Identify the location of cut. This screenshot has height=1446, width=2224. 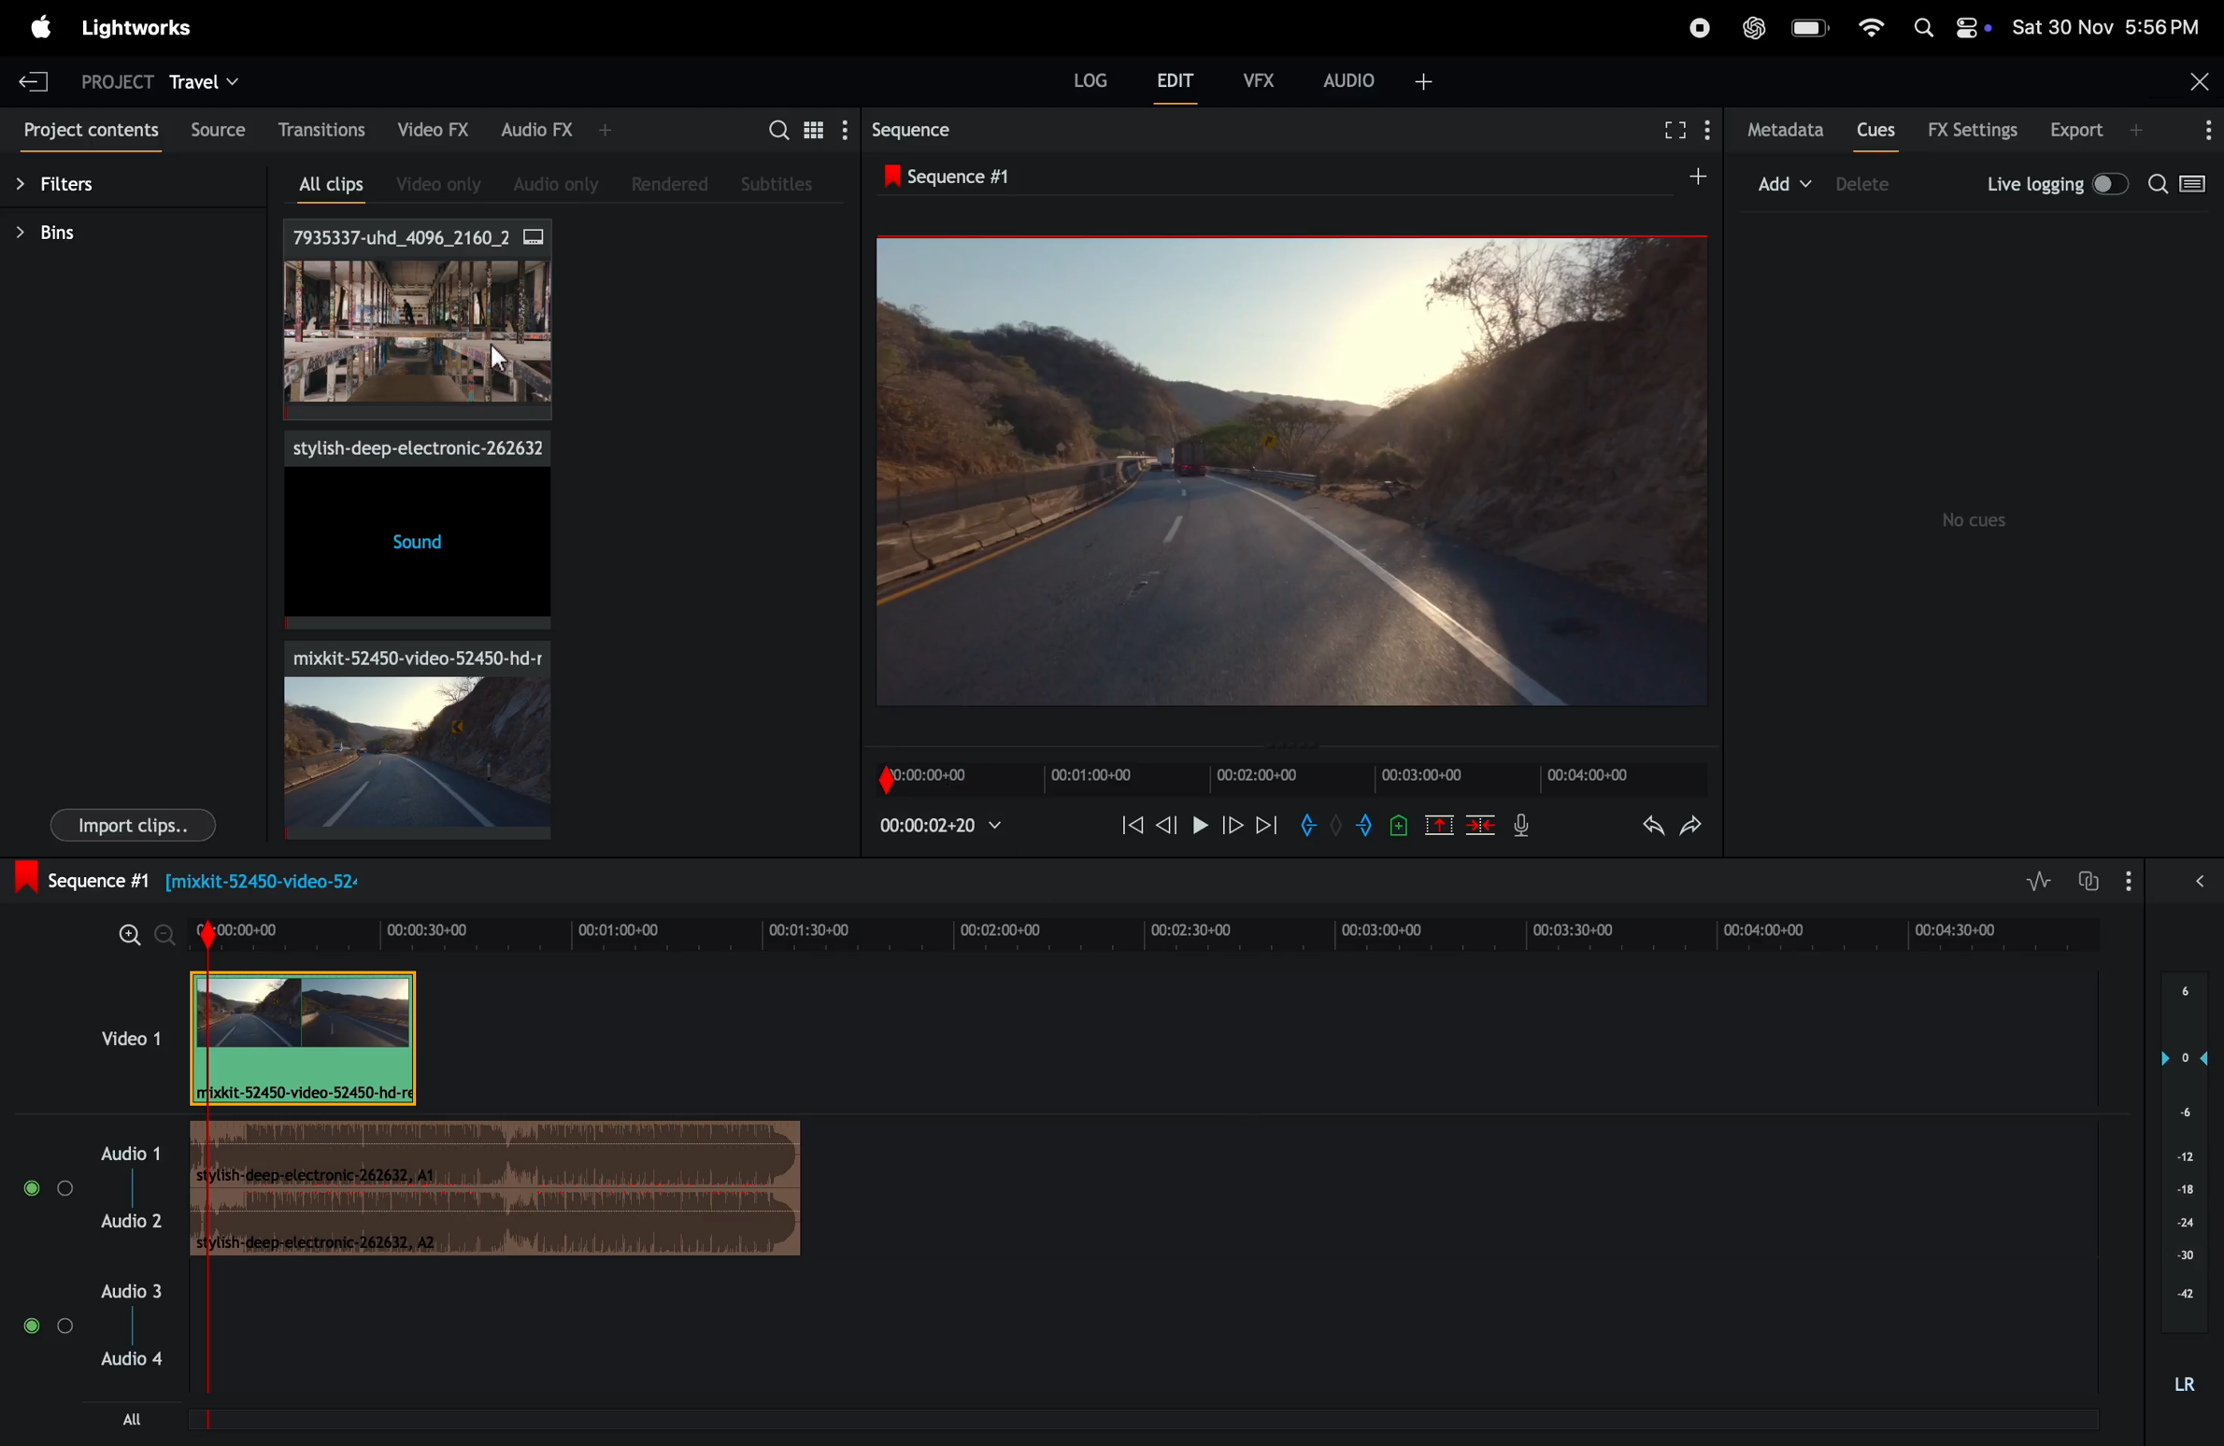
(1438, 825).